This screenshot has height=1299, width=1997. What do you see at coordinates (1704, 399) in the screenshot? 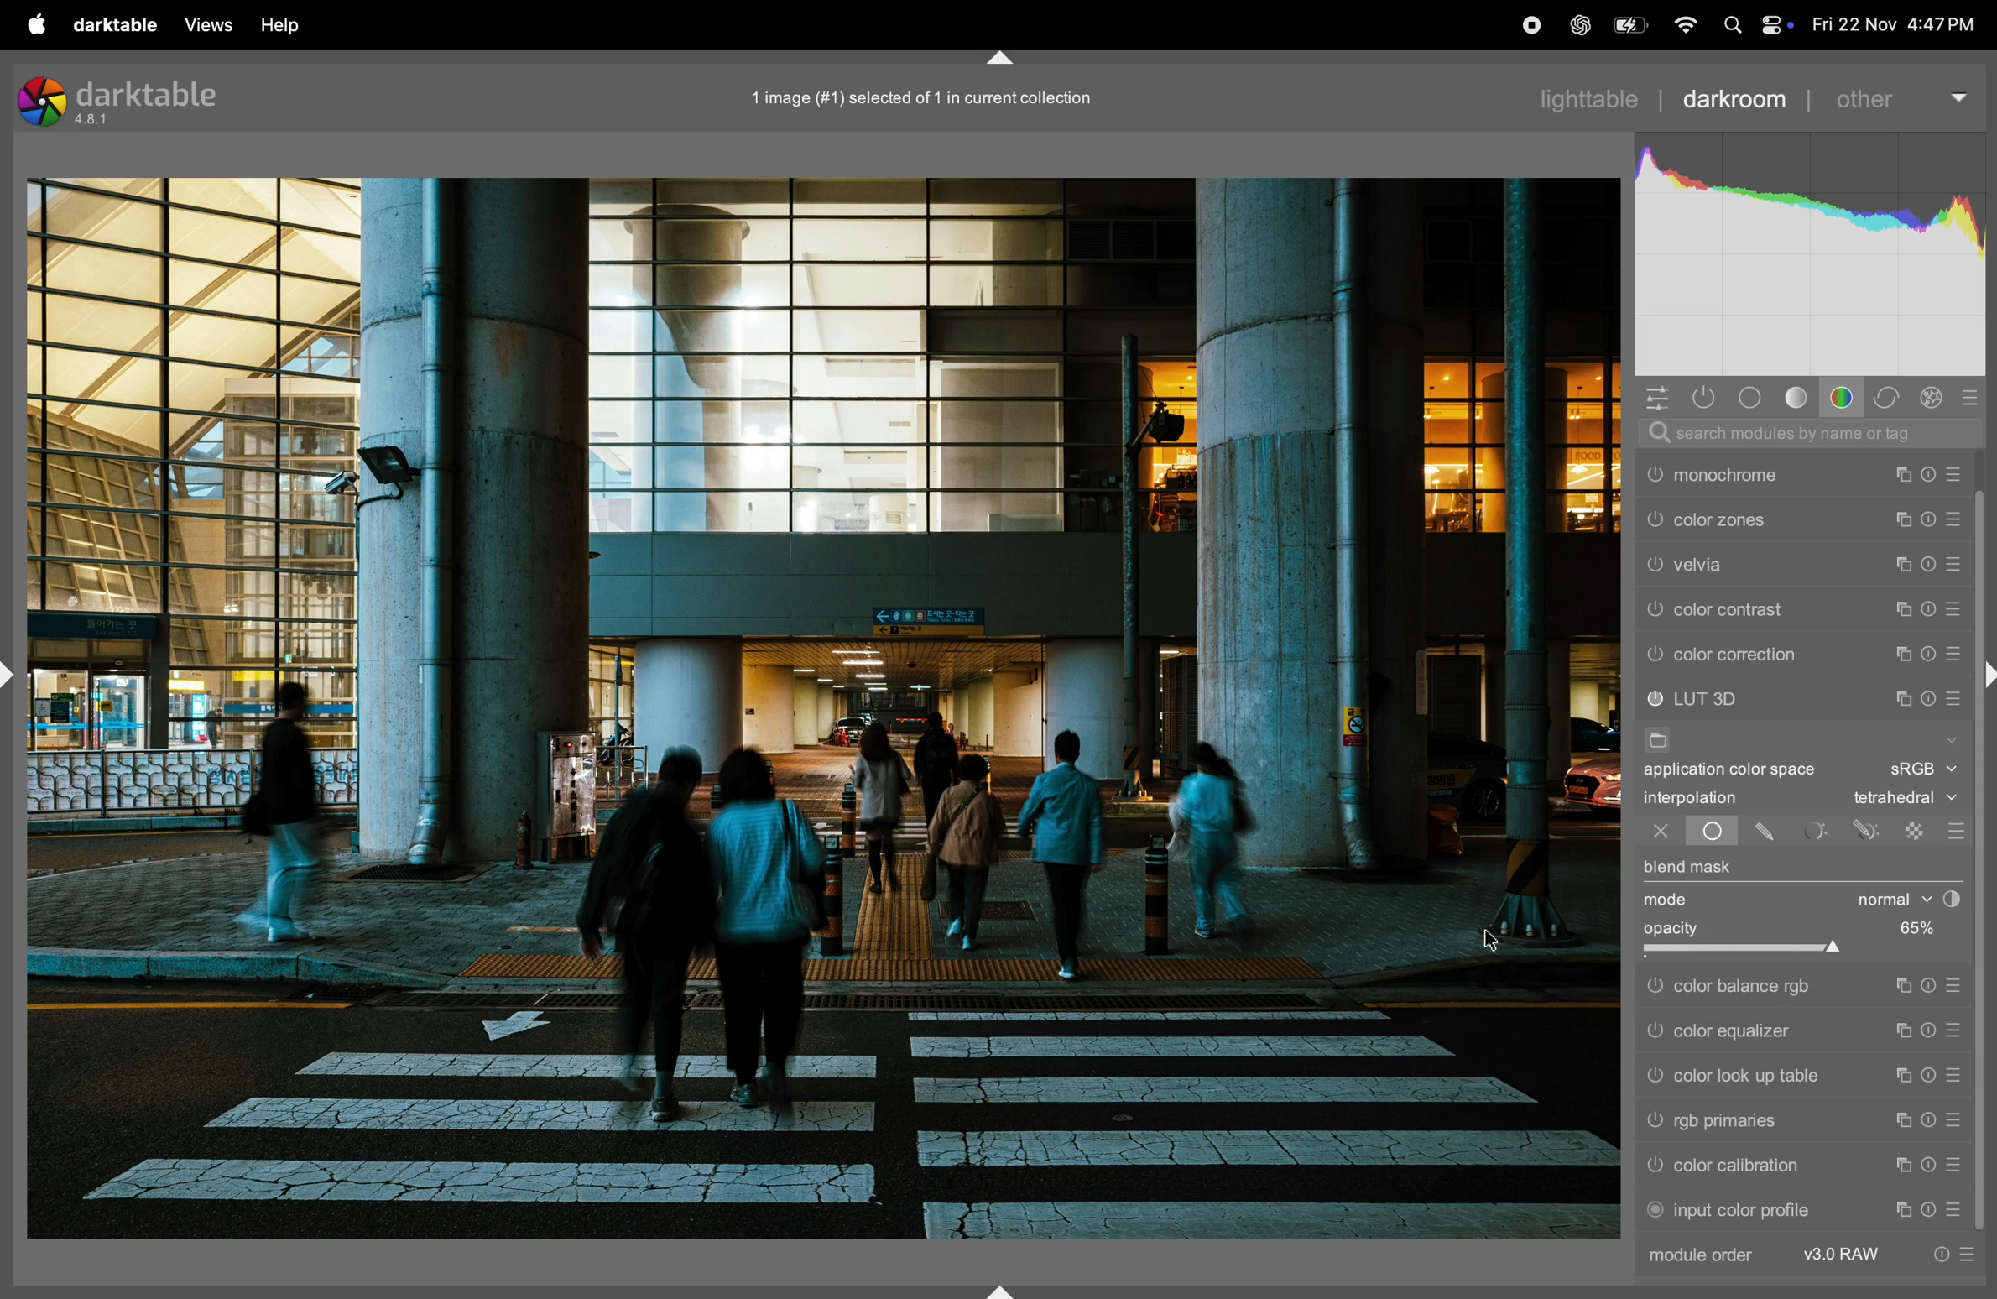
I see `show only activity modules` at bounding box center [1704, 399].